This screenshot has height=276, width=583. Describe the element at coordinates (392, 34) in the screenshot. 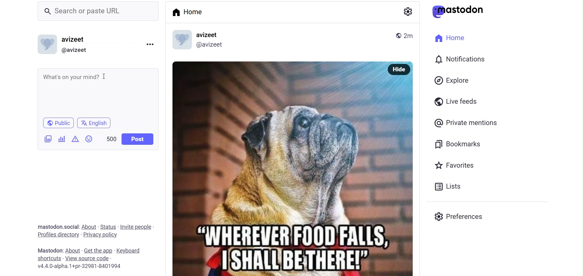

I see `public` at that location.